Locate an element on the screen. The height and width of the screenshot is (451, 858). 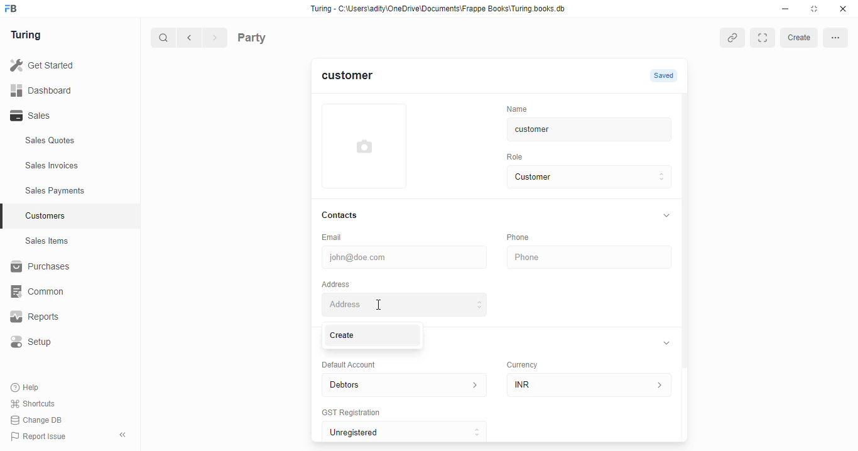
collapse is located at coordinates (665, 216).